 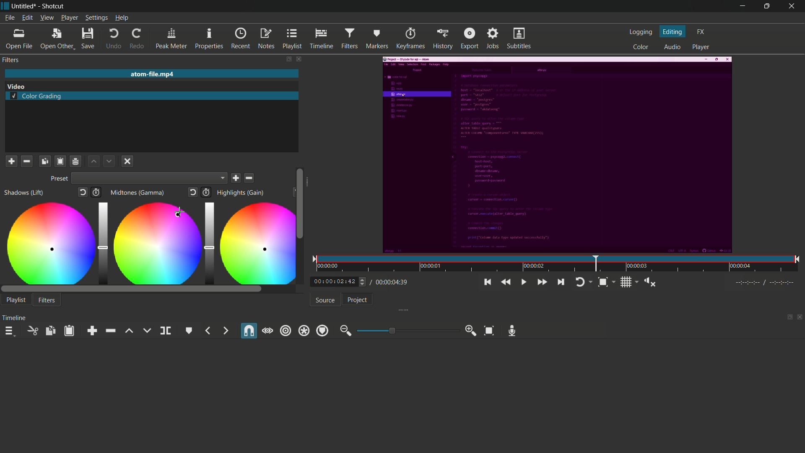 What do you see at coordinates (108, 161) in the screenshot?
I see `Down` at bounding box center [108, 161].